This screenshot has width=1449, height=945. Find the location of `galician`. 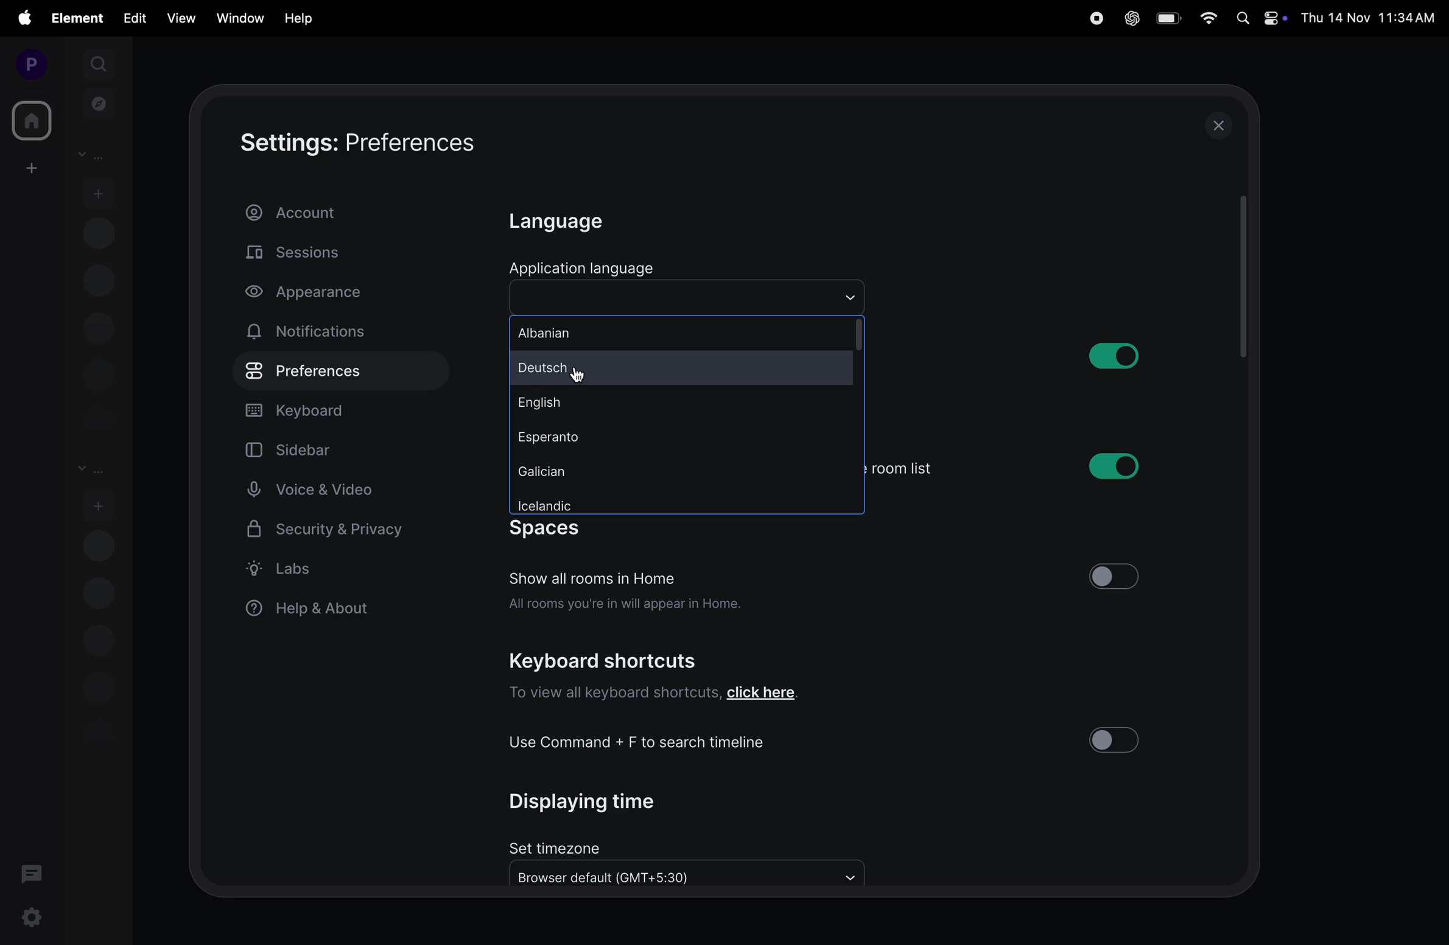

galician is located at coordinates (688, 472).